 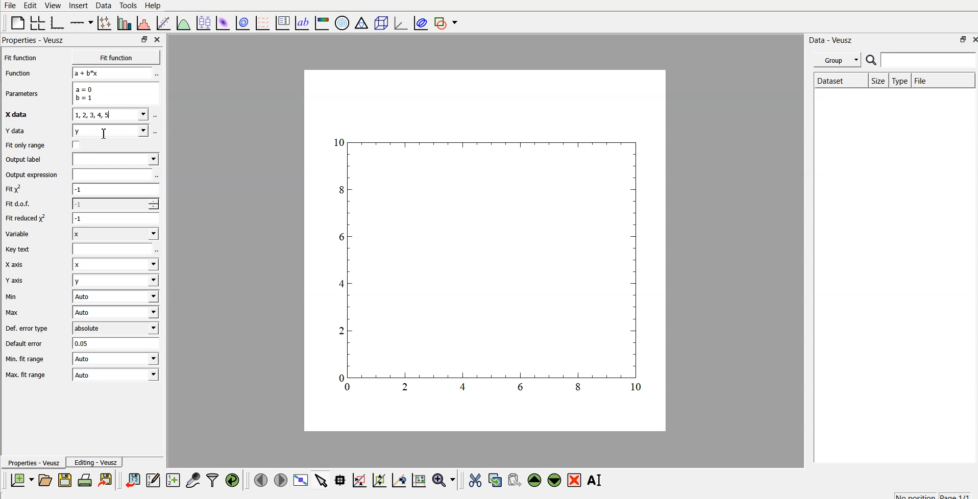 I want to click on y, so click(x=116, y=280).